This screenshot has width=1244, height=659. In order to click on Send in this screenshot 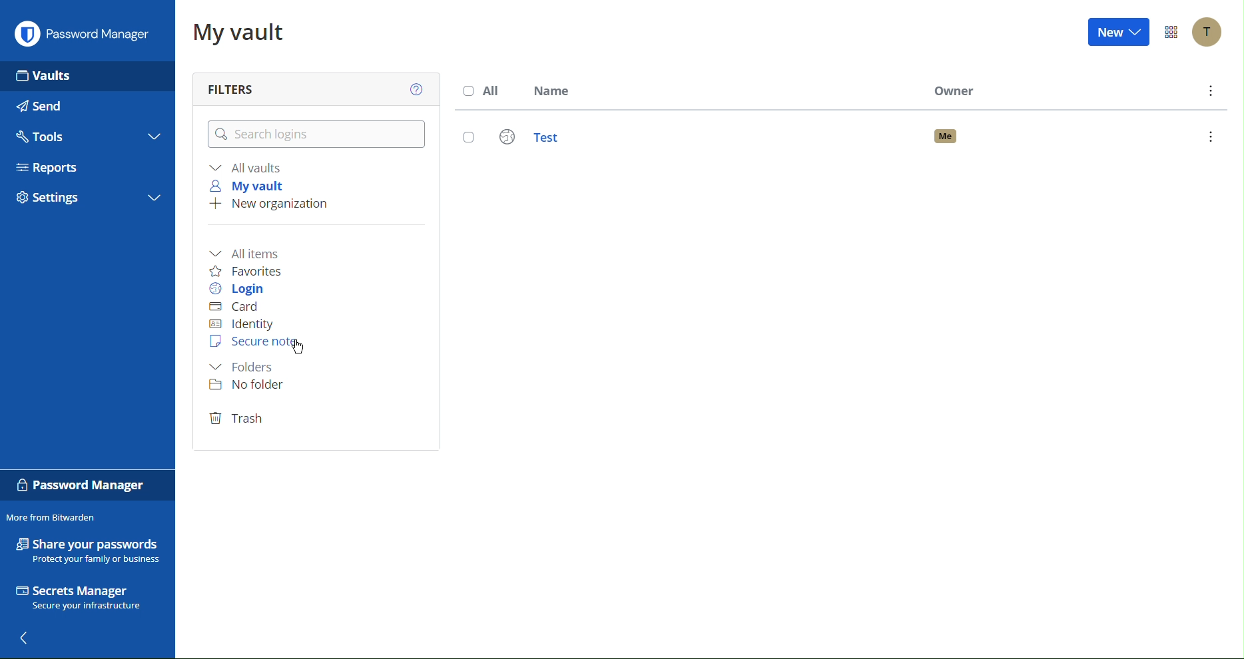, I will do `click(45, 106)`.